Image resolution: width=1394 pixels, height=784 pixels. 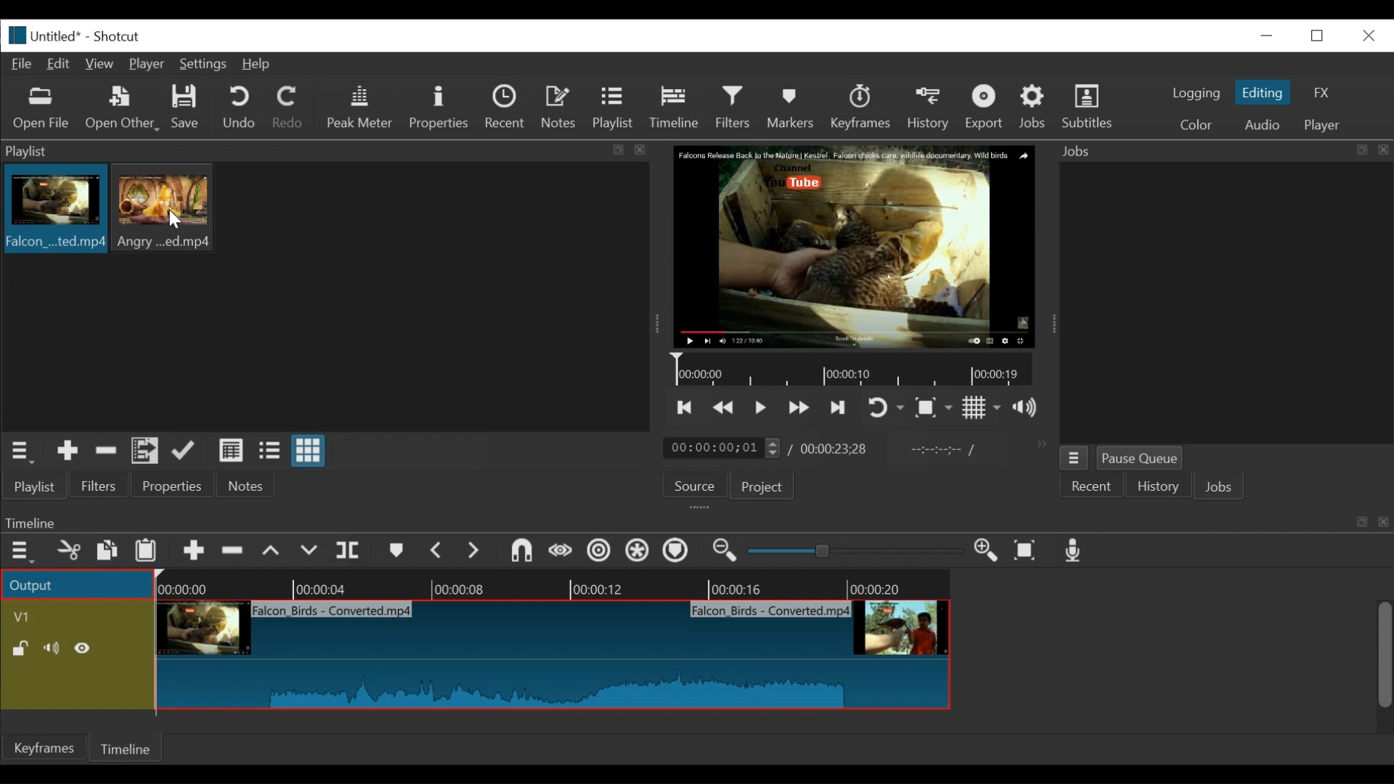 I want to click on JOBS, so click(x=1220, y=489).